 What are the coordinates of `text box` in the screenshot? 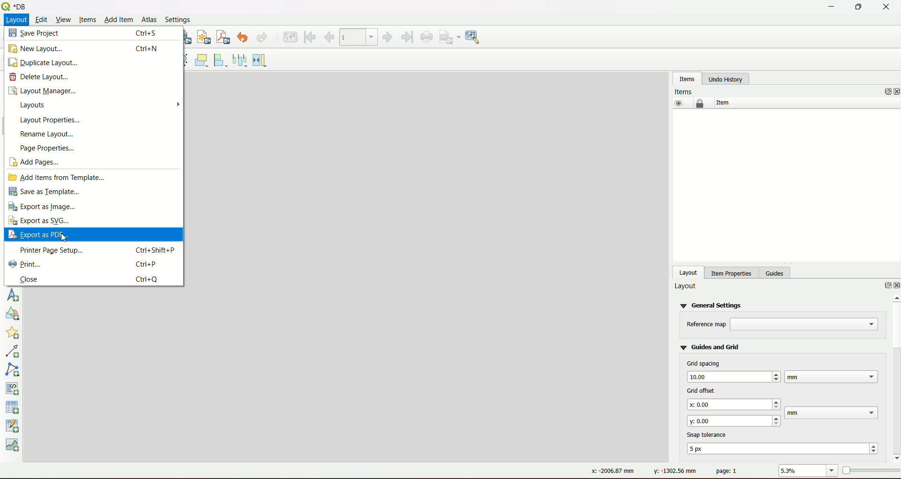 It's located at (734, 420).